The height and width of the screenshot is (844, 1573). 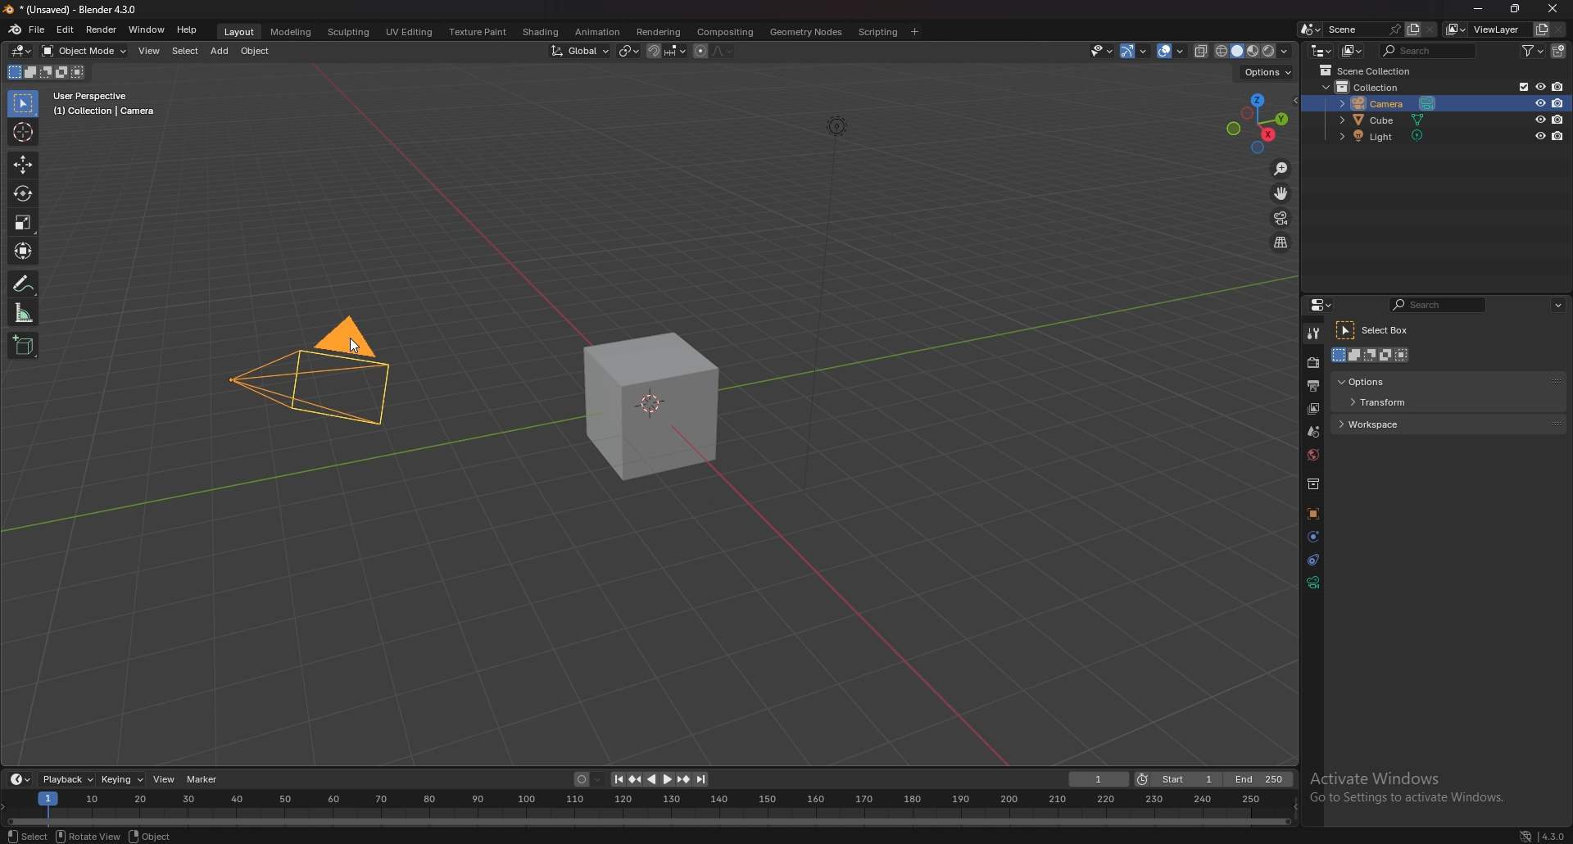 I want to click on tool, so click(x=1313, y=334).